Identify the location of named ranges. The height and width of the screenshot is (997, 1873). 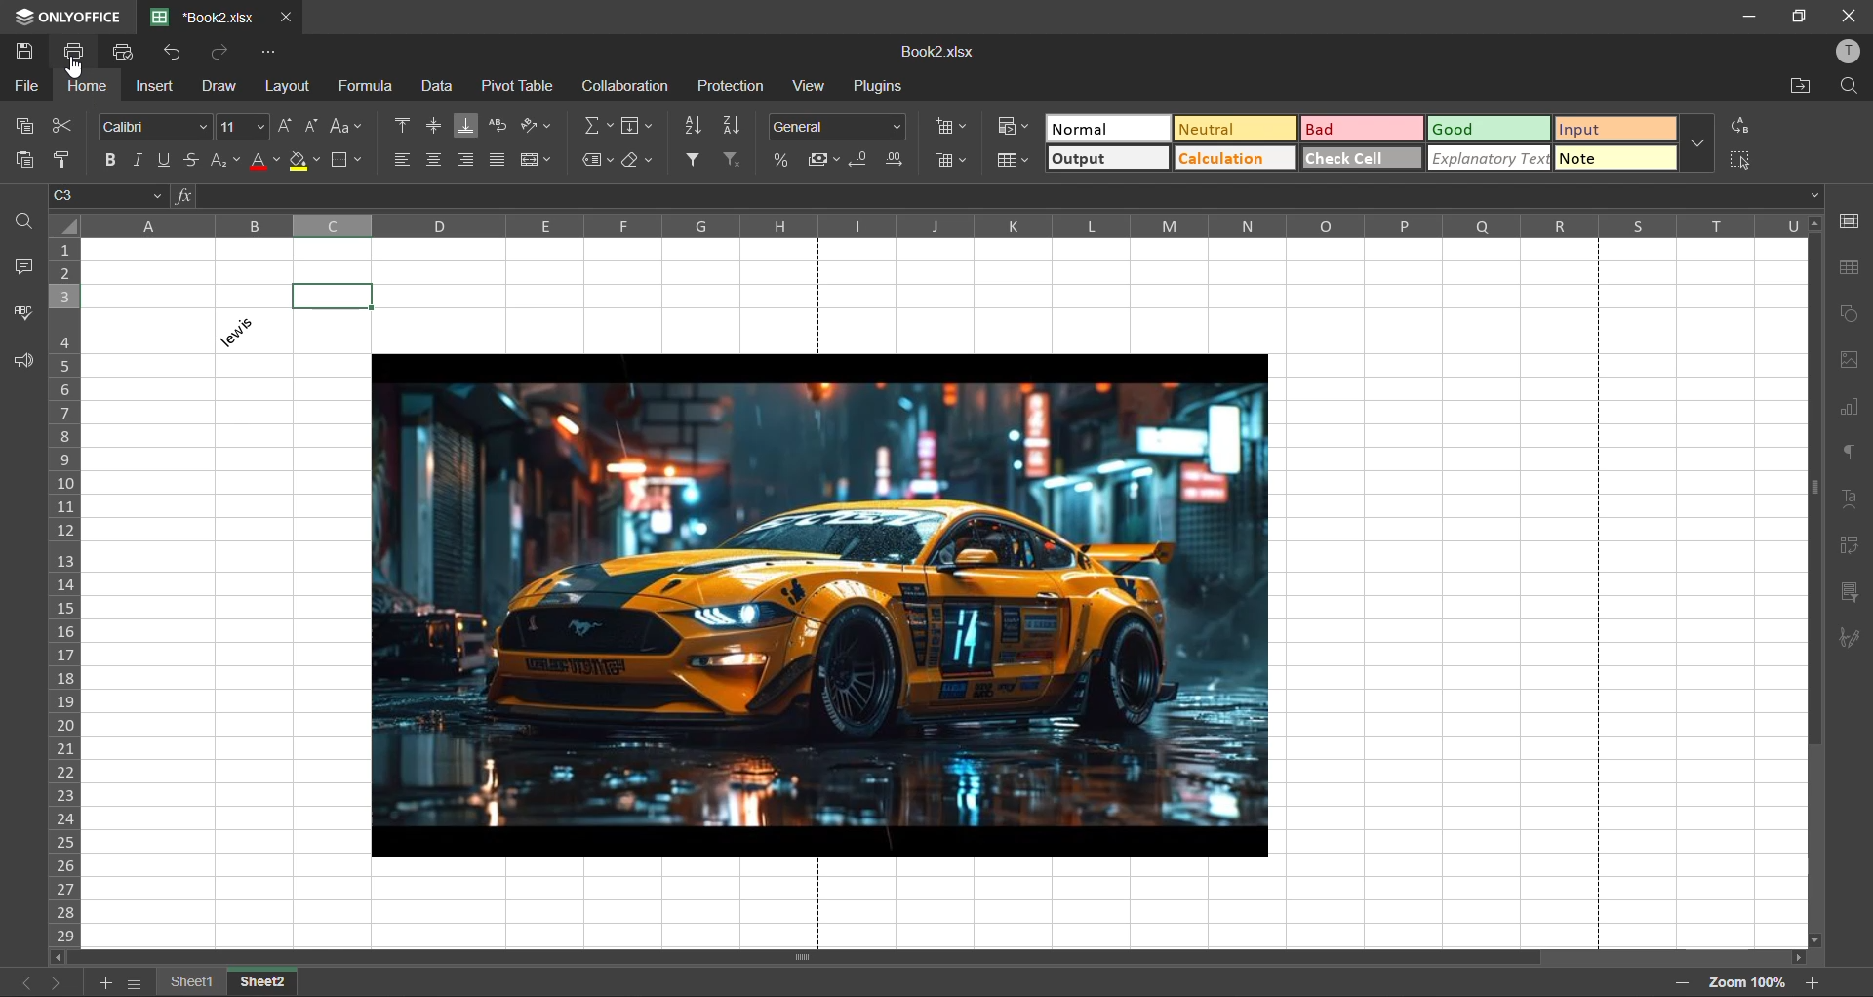
(596, 160).